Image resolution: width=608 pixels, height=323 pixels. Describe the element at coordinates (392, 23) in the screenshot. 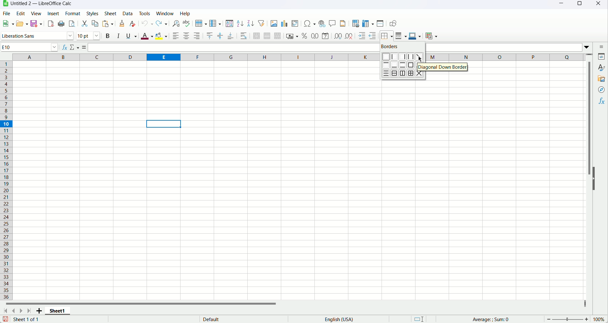

I see `Show draw functions` at that location.